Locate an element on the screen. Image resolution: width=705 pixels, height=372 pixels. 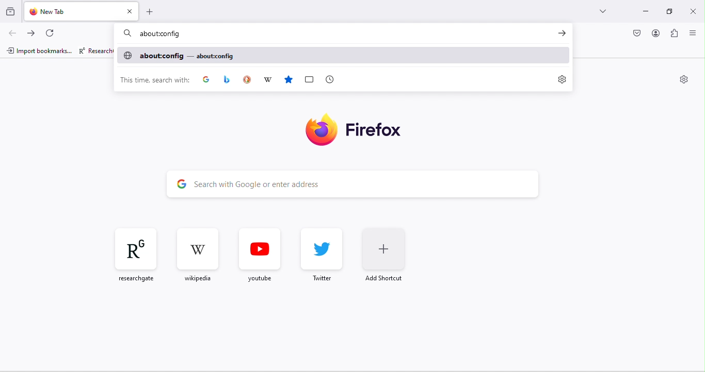
pocket is located at coordinates (637, 32).